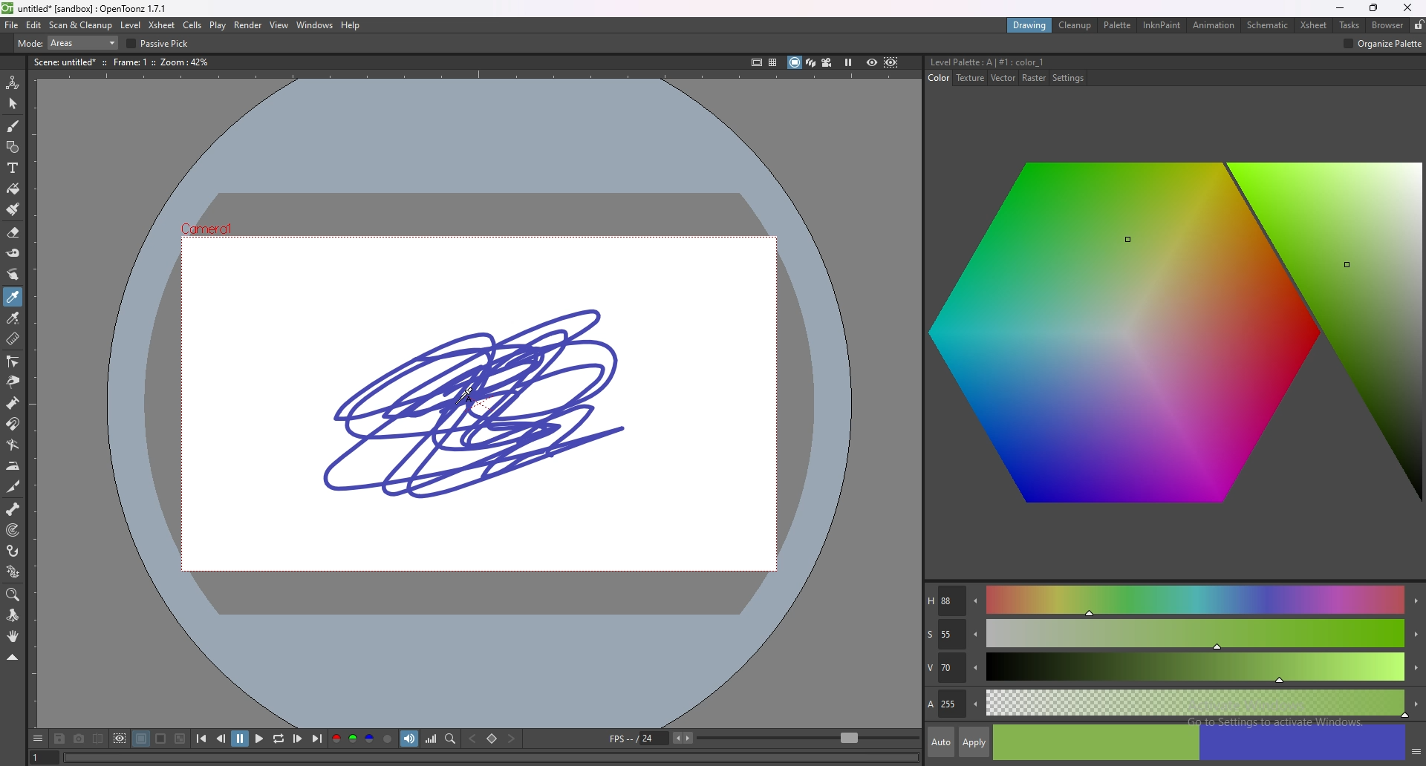  What do you see at coordinates (240, 739) in the screenshot?
I see `pause` at bounding box center [240, 739].